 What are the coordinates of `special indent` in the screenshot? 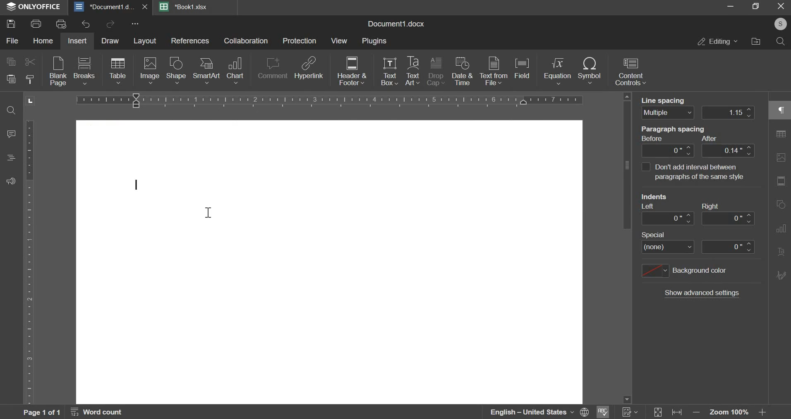 It's located at (729, 246).